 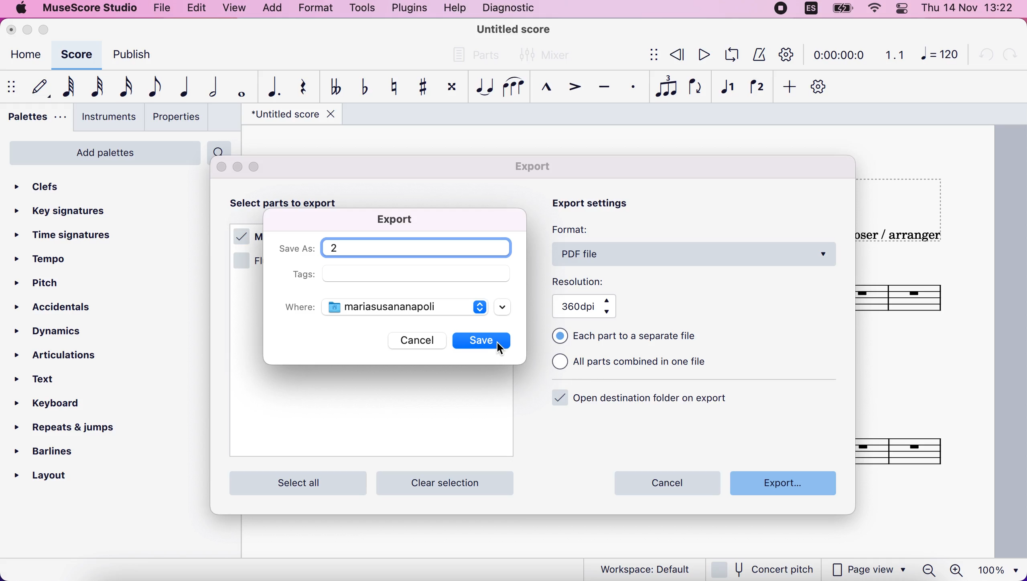 I want to click on eight note, so click(x=153, y=87).